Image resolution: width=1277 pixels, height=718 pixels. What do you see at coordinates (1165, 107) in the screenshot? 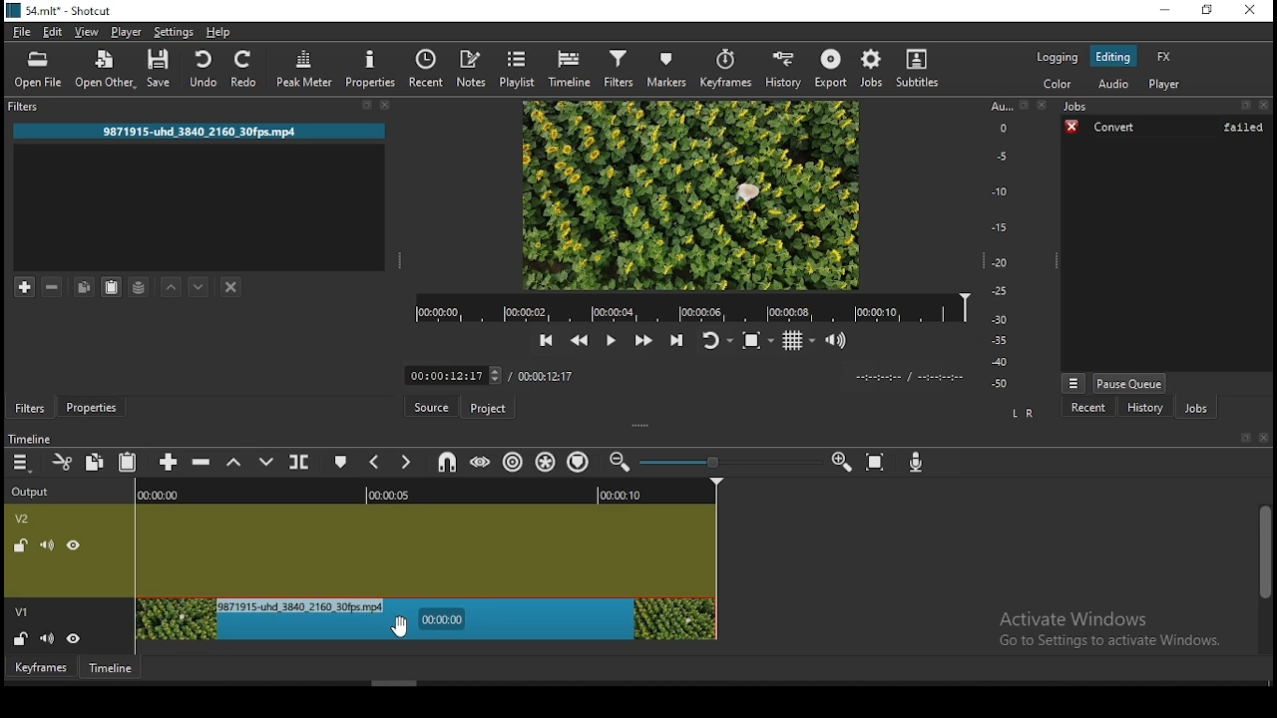
I see `Jobs` at bounding box center [1165, 107].